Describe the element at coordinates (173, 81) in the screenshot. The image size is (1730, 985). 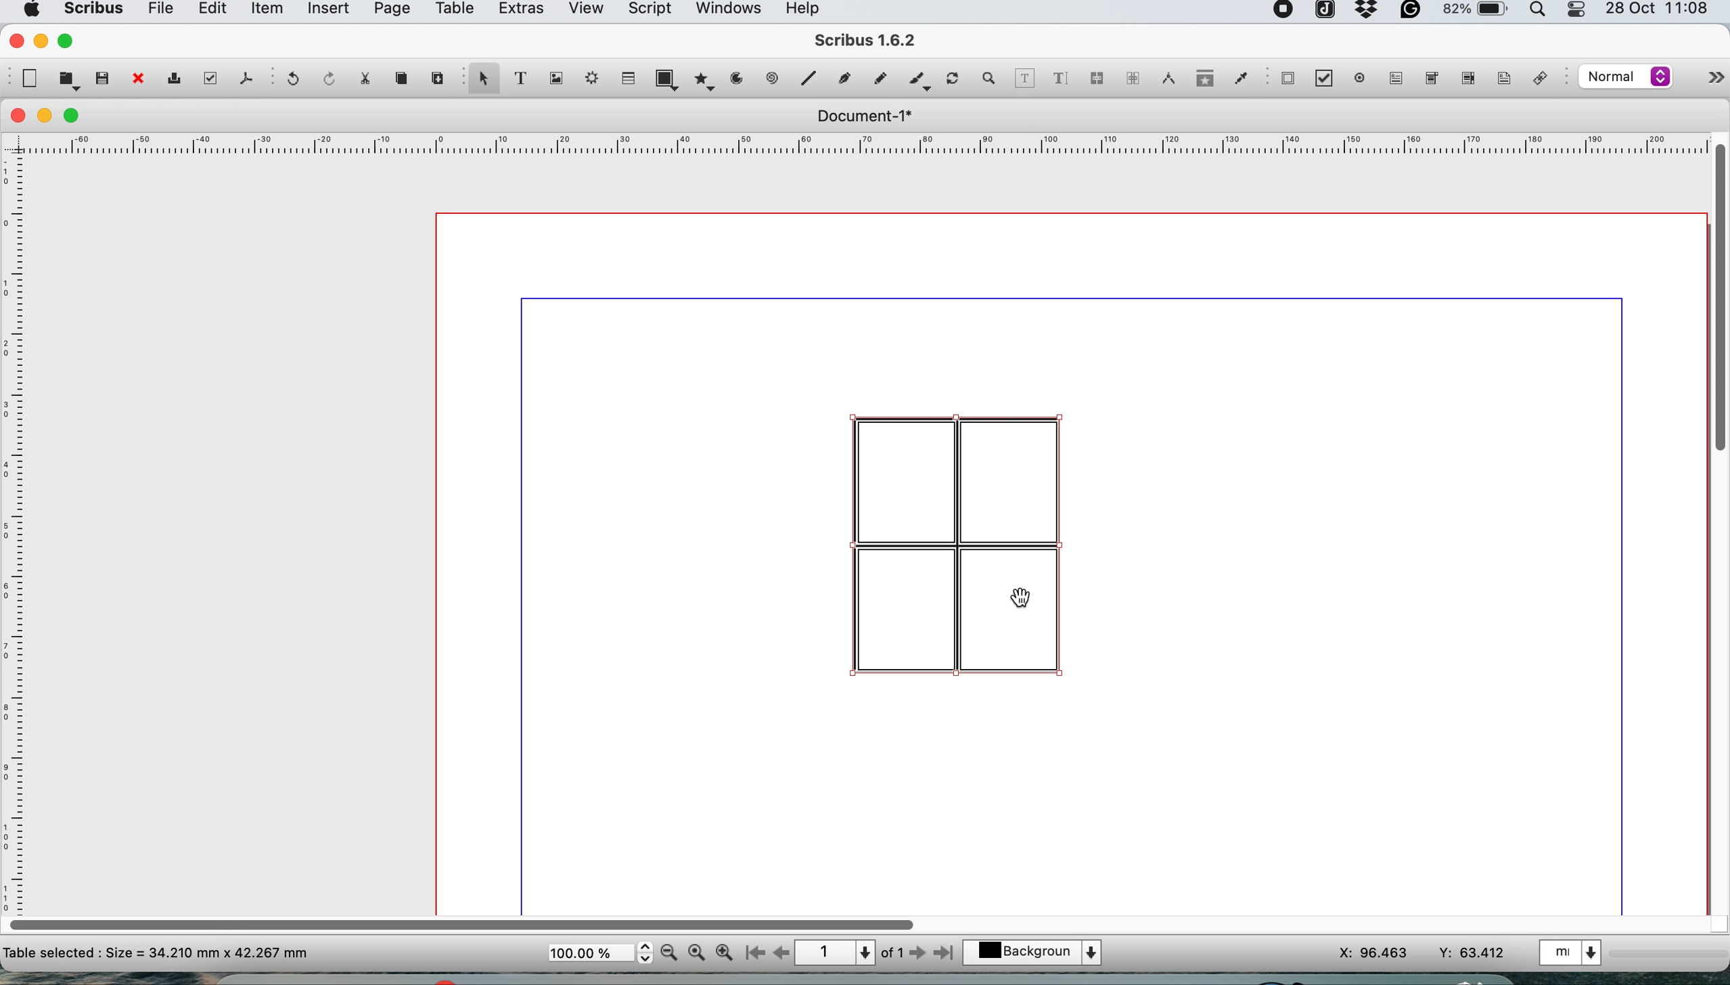
I see `print` at that location.